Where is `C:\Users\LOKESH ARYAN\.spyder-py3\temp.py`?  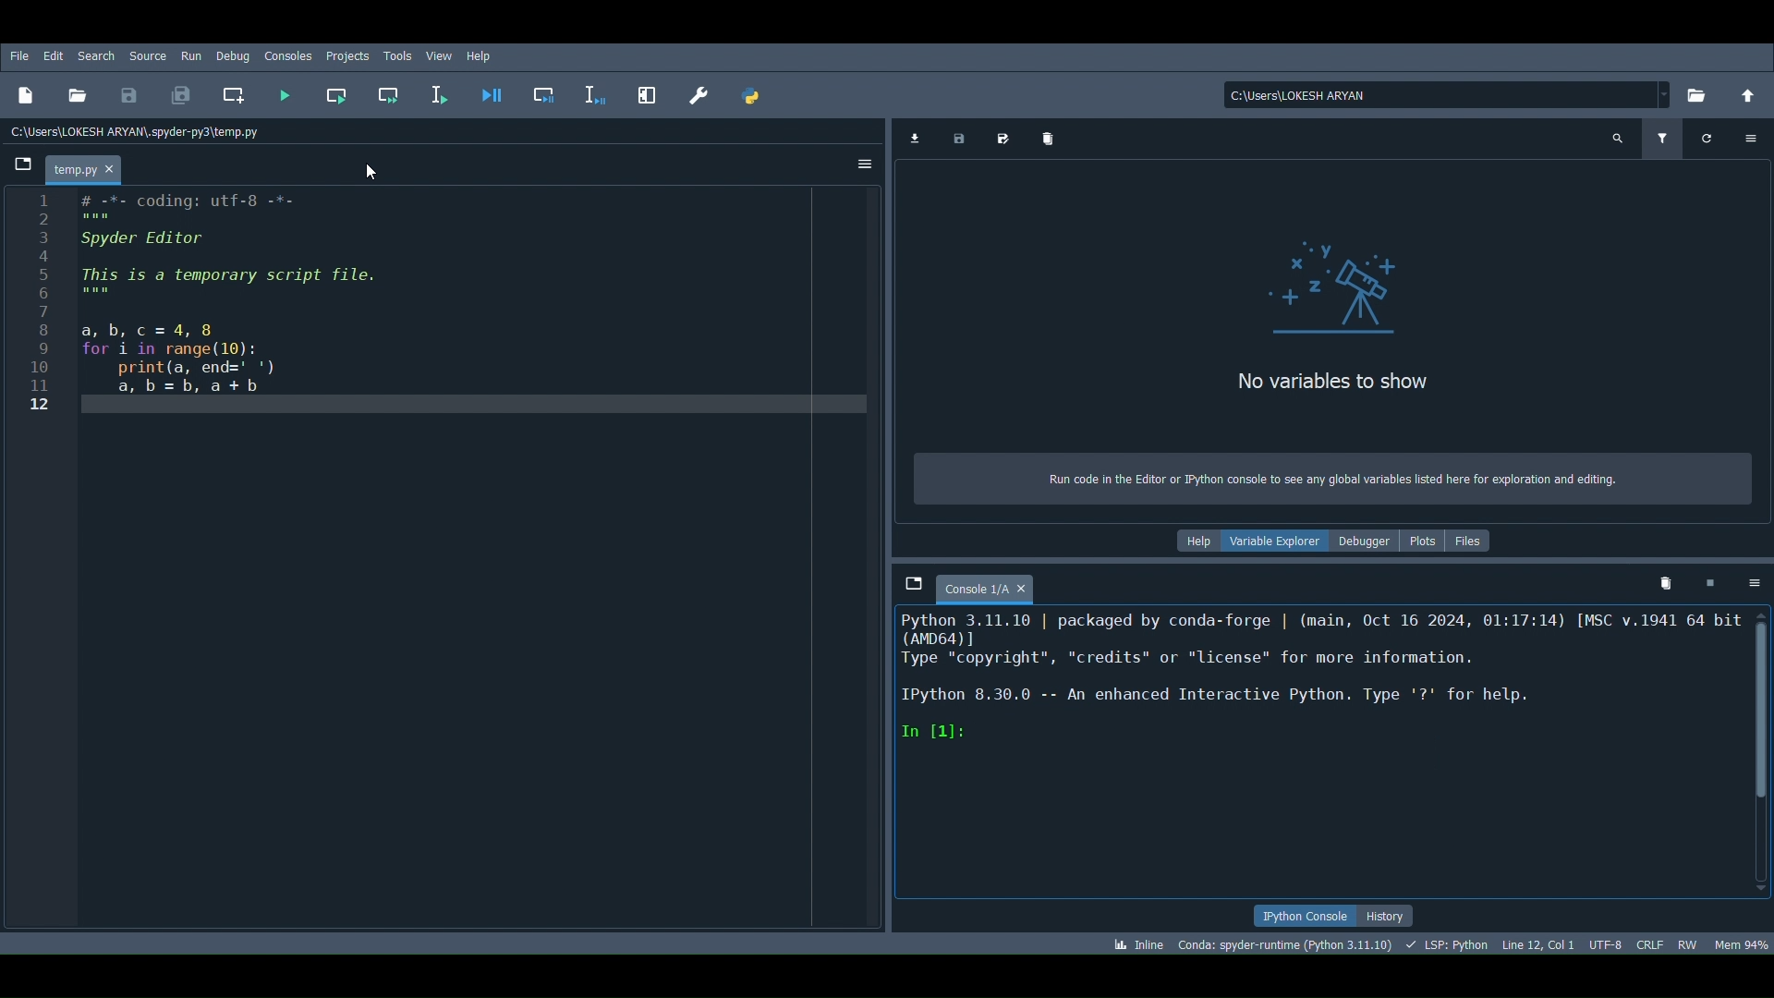
C:\Users\LOKESH ARYAN\.spyder-py3\temp.py is located at coordinates (141, 131).